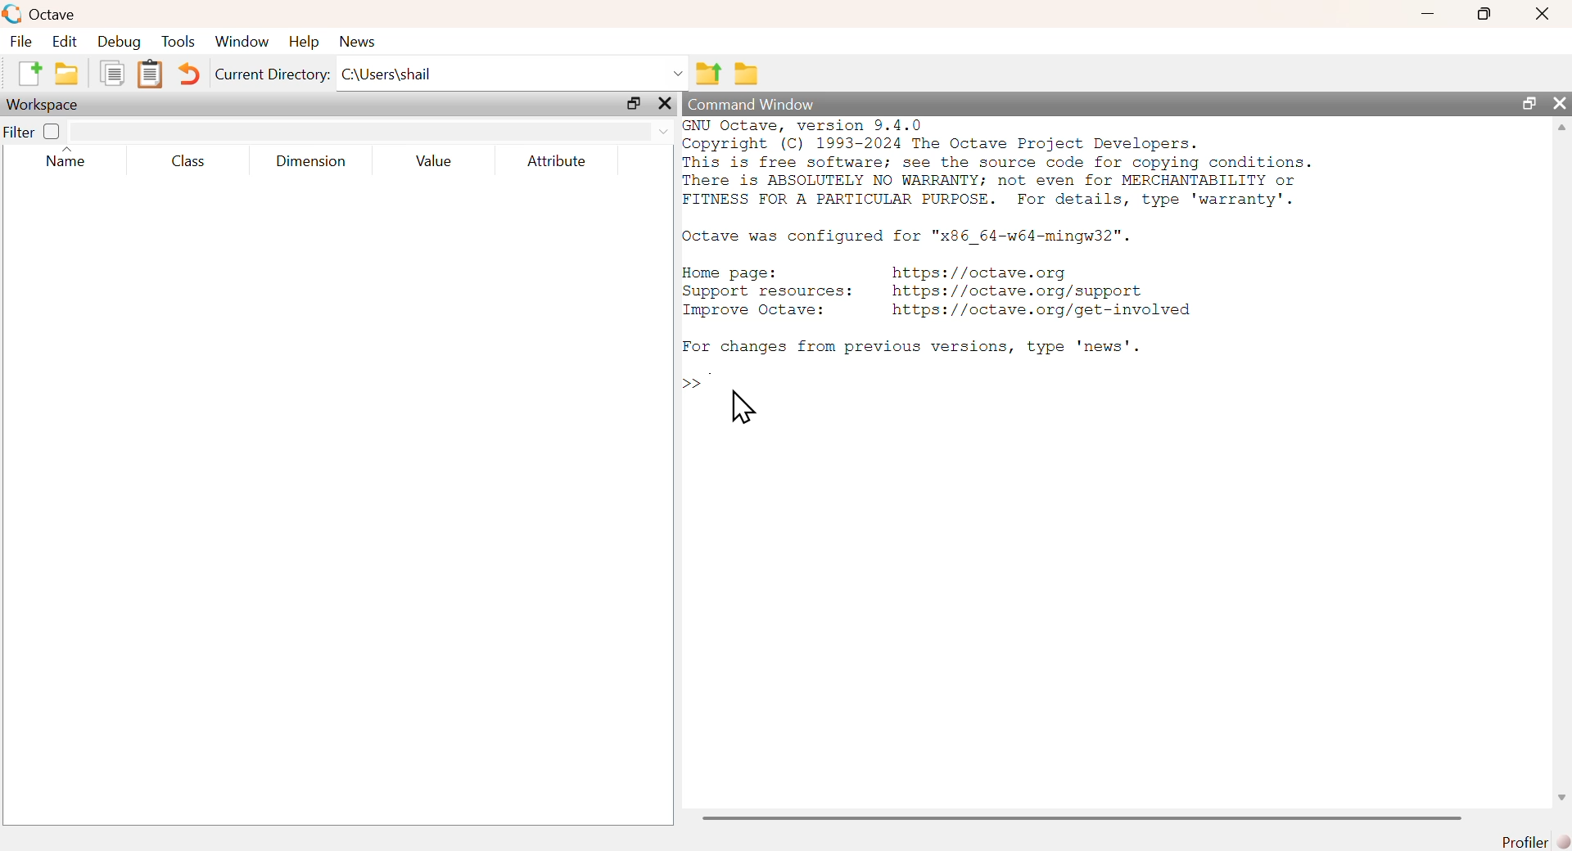 The width and height of the screenshot is (1572, 851). What do you see at coordinates (243, 42) in the screenshot?
I see `window` at bounding box center [243, 42].